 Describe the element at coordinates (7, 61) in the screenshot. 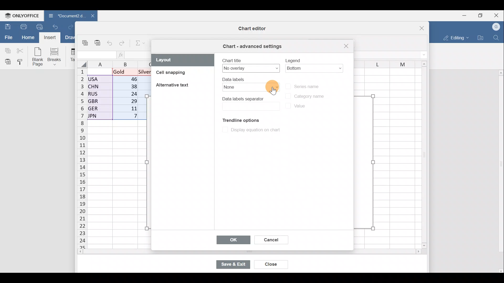

I see `Paste` at that location.